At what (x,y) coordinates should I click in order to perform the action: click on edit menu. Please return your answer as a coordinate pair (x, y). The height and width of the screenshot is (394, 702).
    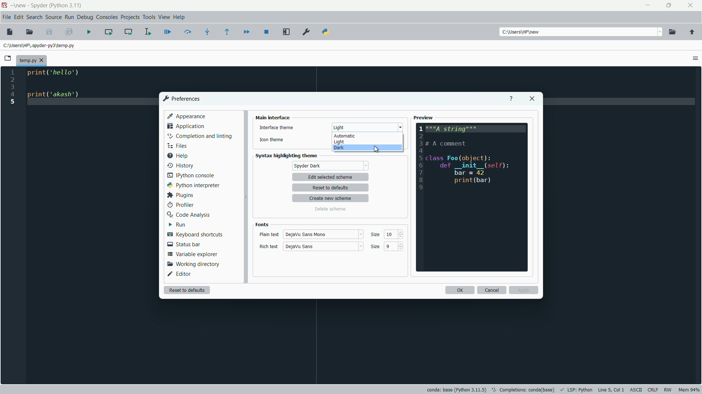
    Looking at the image, I should click on (19, 17).